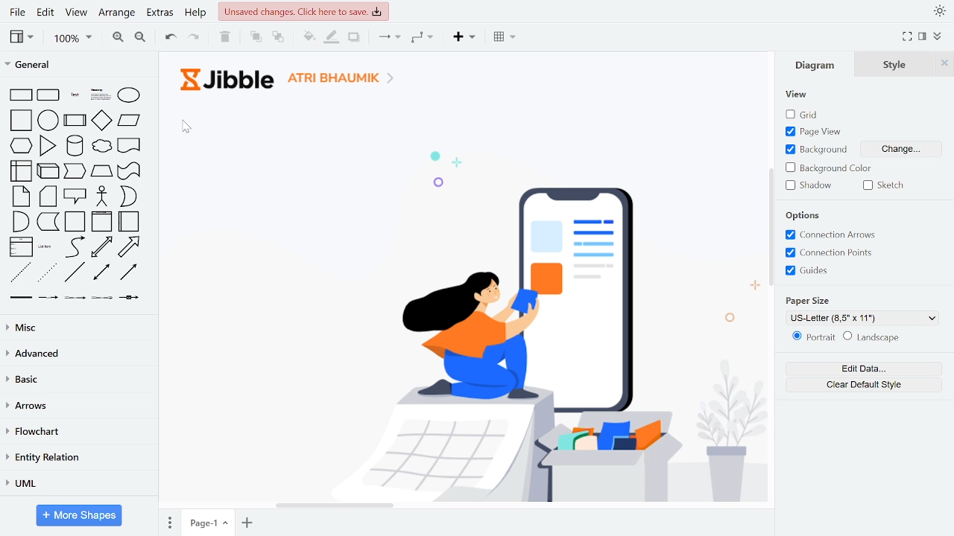  What do you see at coordinates (71, 93) in the screenshot?
I see `general shapes` at bounding box center [71, 93].